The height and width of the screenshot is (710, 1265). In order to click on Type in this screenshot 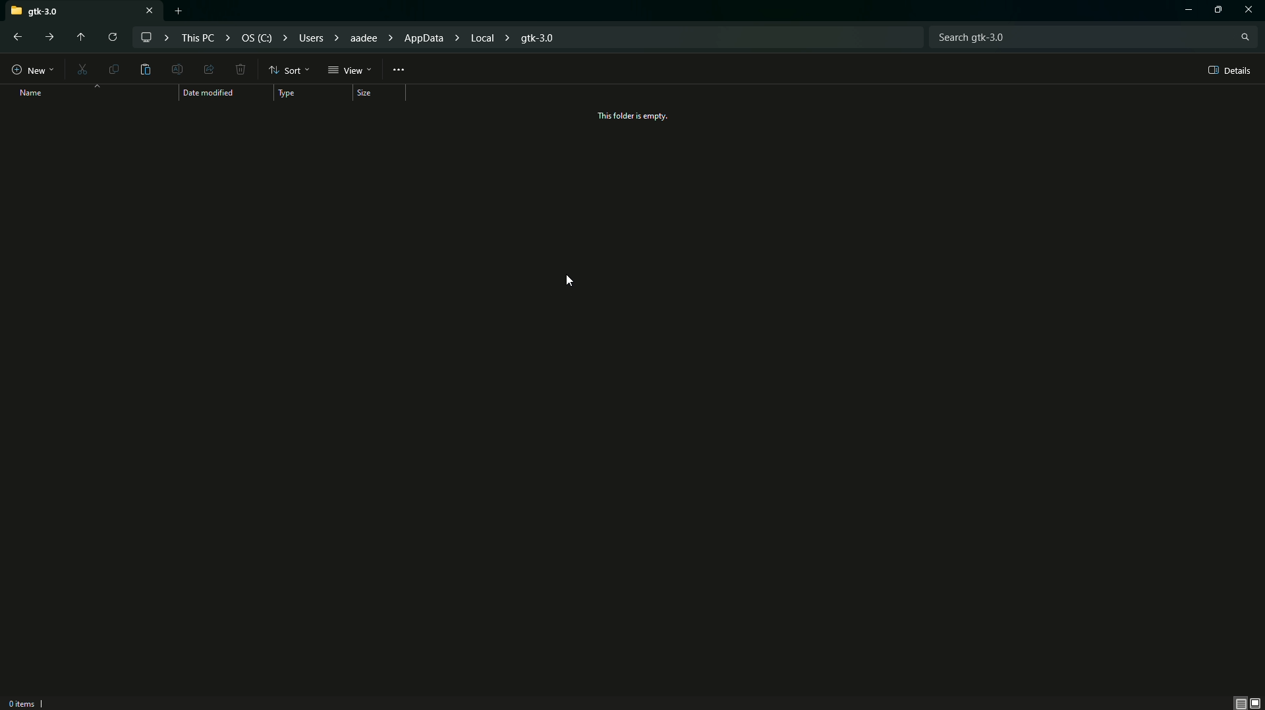, I will do `click(289, 94)`.